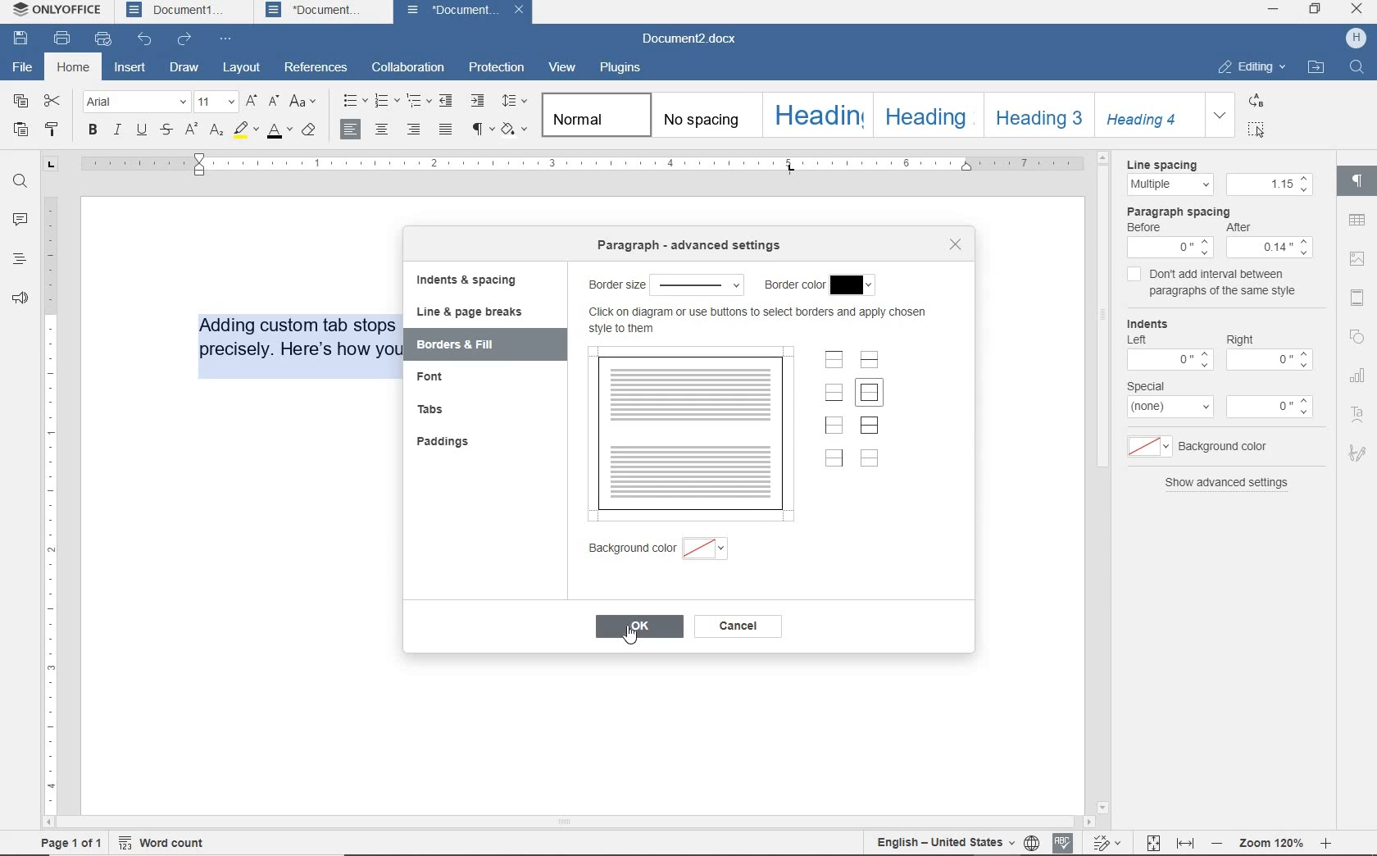  I want to click on justified, so click(443, 129).